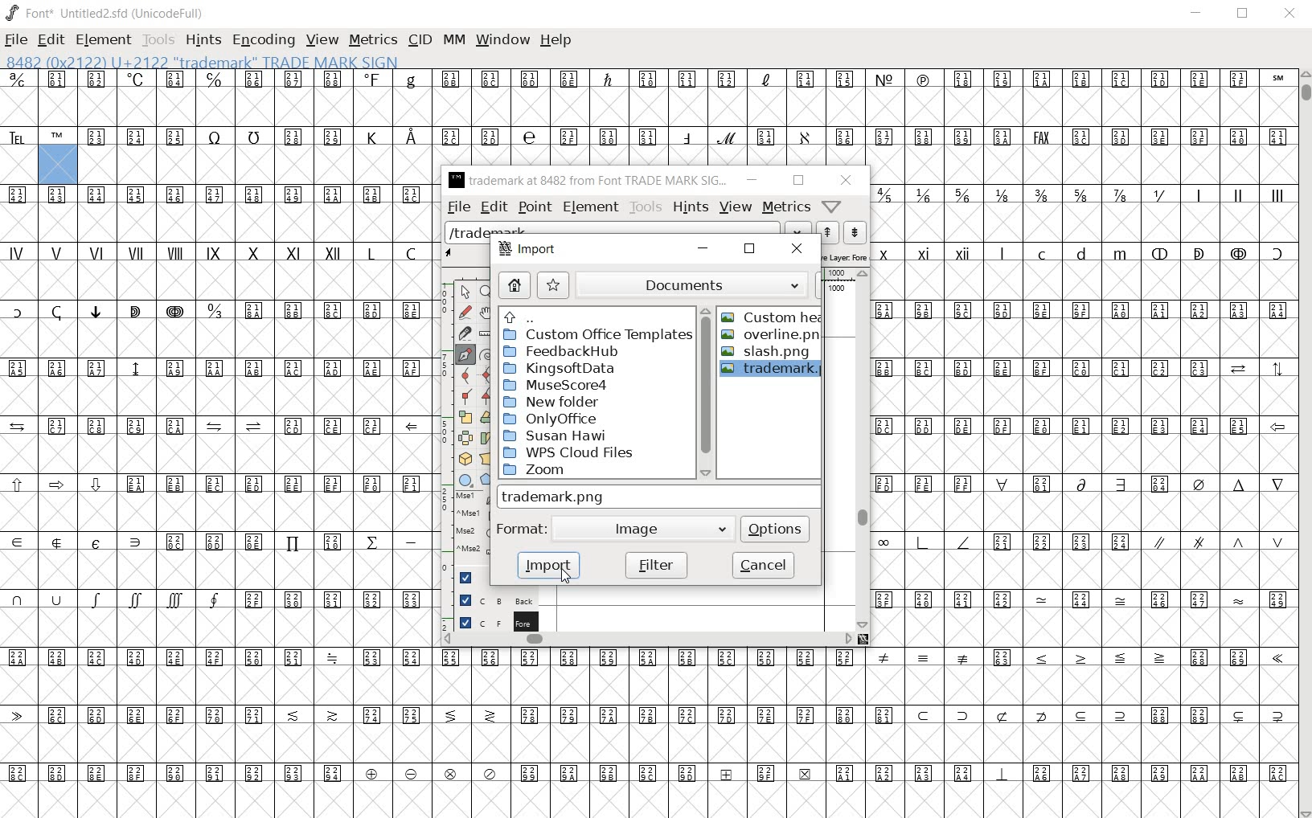 This screenshot has height=818, width=1312. Describe the element at coordinates (501, 40) in the screenshot. I see `WINDOW` at that location.